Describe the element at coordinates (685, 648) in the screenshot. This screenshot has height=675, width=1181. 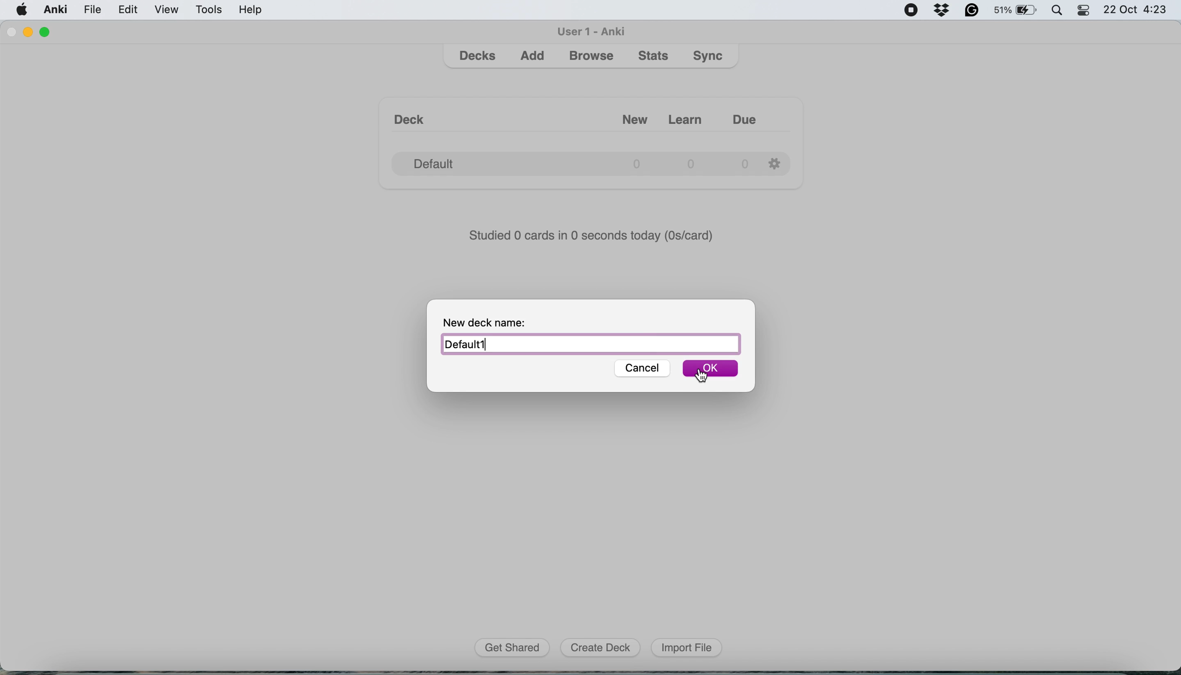
I see `import file` at that location.